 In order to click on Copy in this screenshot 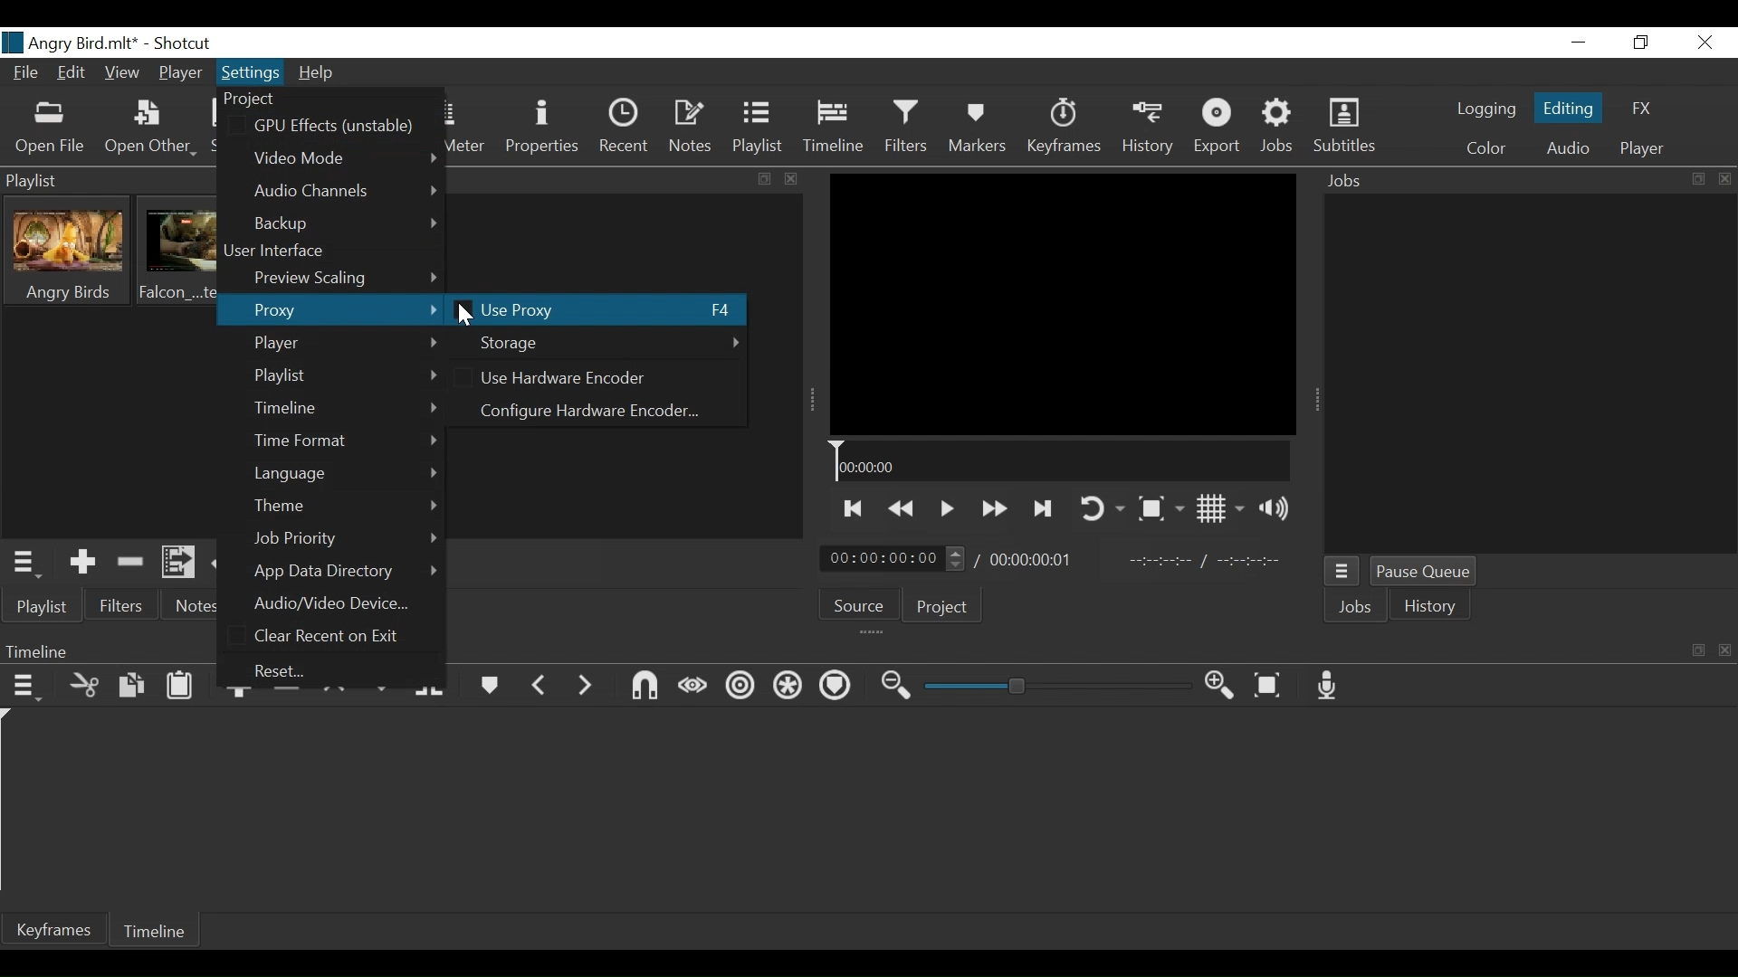, I will do `click(129, 685)`.